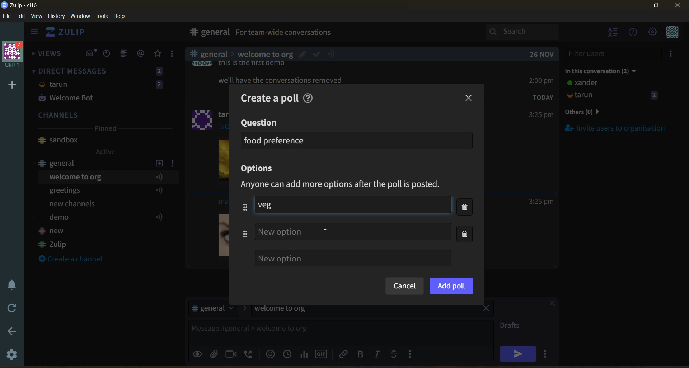 The height and width of the screenshot is (368, 689). Describe the element at coordinates (542, 54) in the screenshot. I see `26 nov` at that location.